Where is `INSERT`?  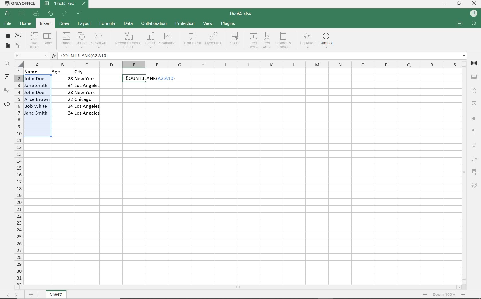 INSERT is located at coordinates (45, 23).